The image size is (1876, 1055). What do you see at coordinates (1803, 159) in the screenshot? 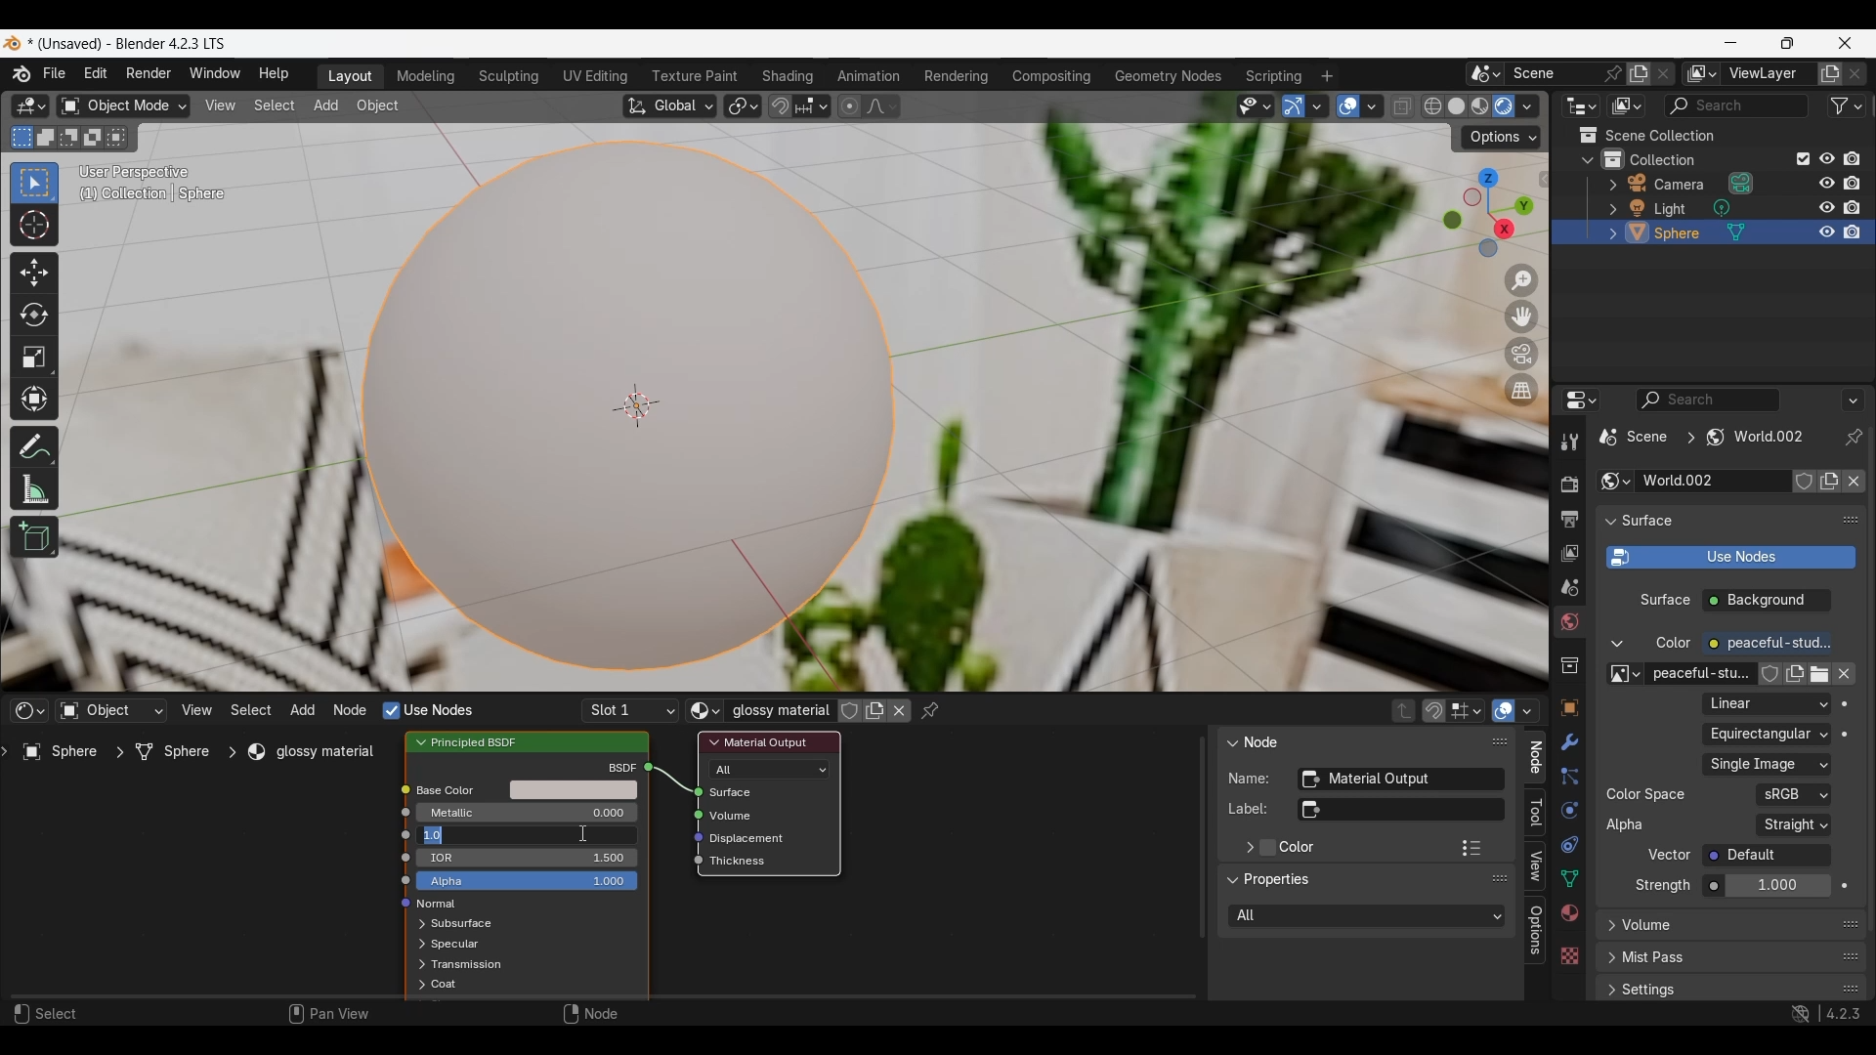
I see `Exclude from view layer` at bounding box center [1803, 159].